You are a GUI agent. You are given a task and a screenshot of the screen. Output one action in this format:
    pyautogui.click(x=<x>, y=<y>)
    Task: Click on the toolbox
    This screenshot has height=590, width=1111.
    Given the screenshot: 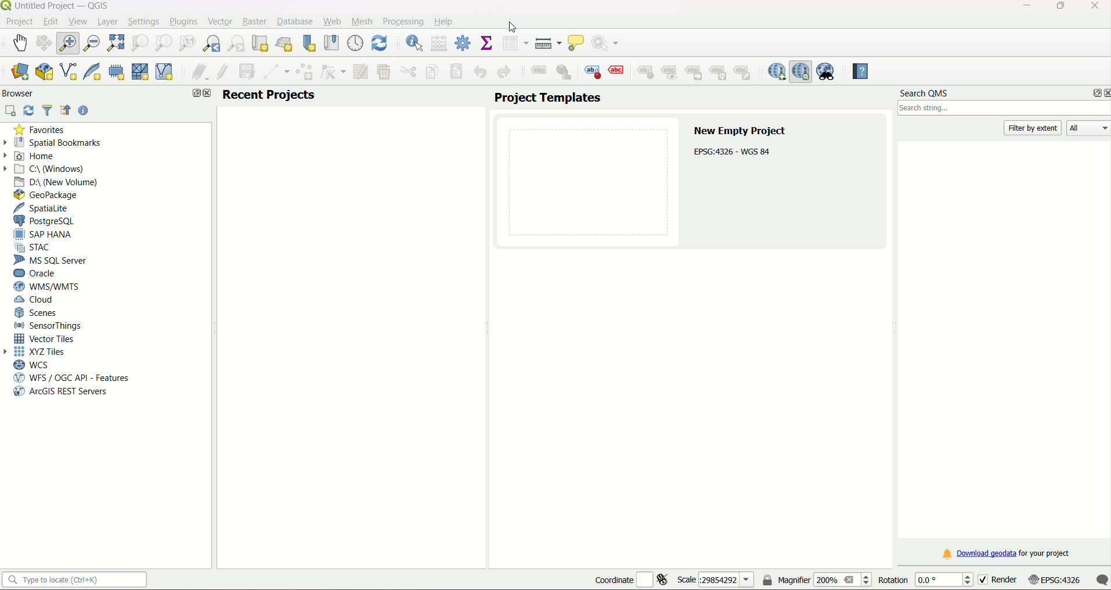 What is the action you would take?
    pyautogui.click(x=464, y=44)
    